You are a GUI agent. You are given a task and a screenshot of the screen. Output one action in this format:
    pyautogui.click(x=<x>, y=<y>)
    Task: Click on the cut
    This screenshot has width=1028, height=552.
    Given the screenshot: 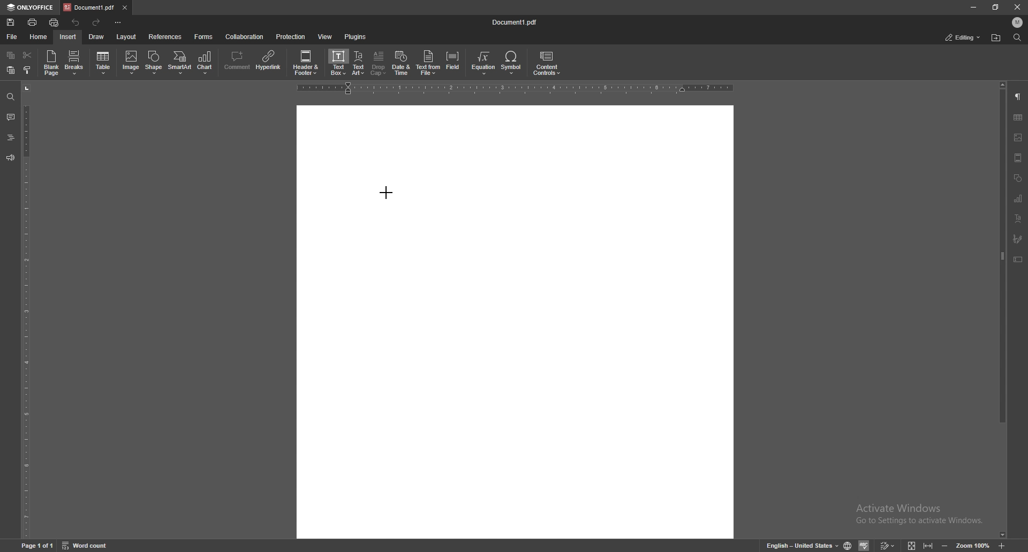 What is the action you would take?
    pyautogui.click(x=27, y=55)
    